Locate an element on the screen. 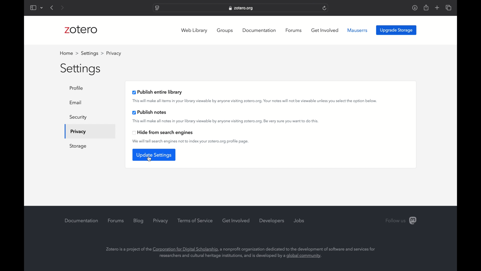 The height and width of the screenshot is (271, 481). show sidebar is located at coordinates (33, 8).